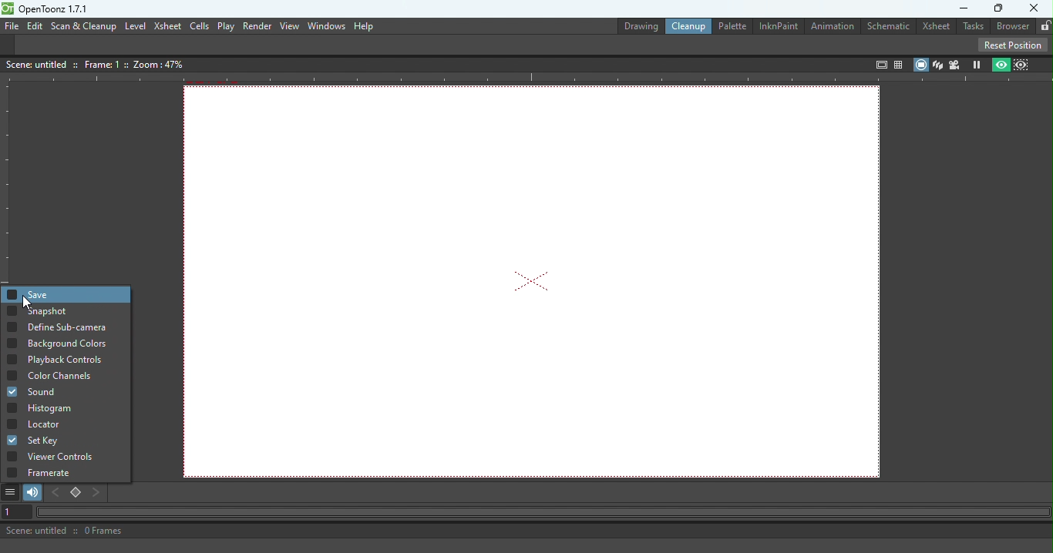  What do you see at coordinates (834, 27) in the screenshot?
I see `Animation` at bounding box center [834, 27].